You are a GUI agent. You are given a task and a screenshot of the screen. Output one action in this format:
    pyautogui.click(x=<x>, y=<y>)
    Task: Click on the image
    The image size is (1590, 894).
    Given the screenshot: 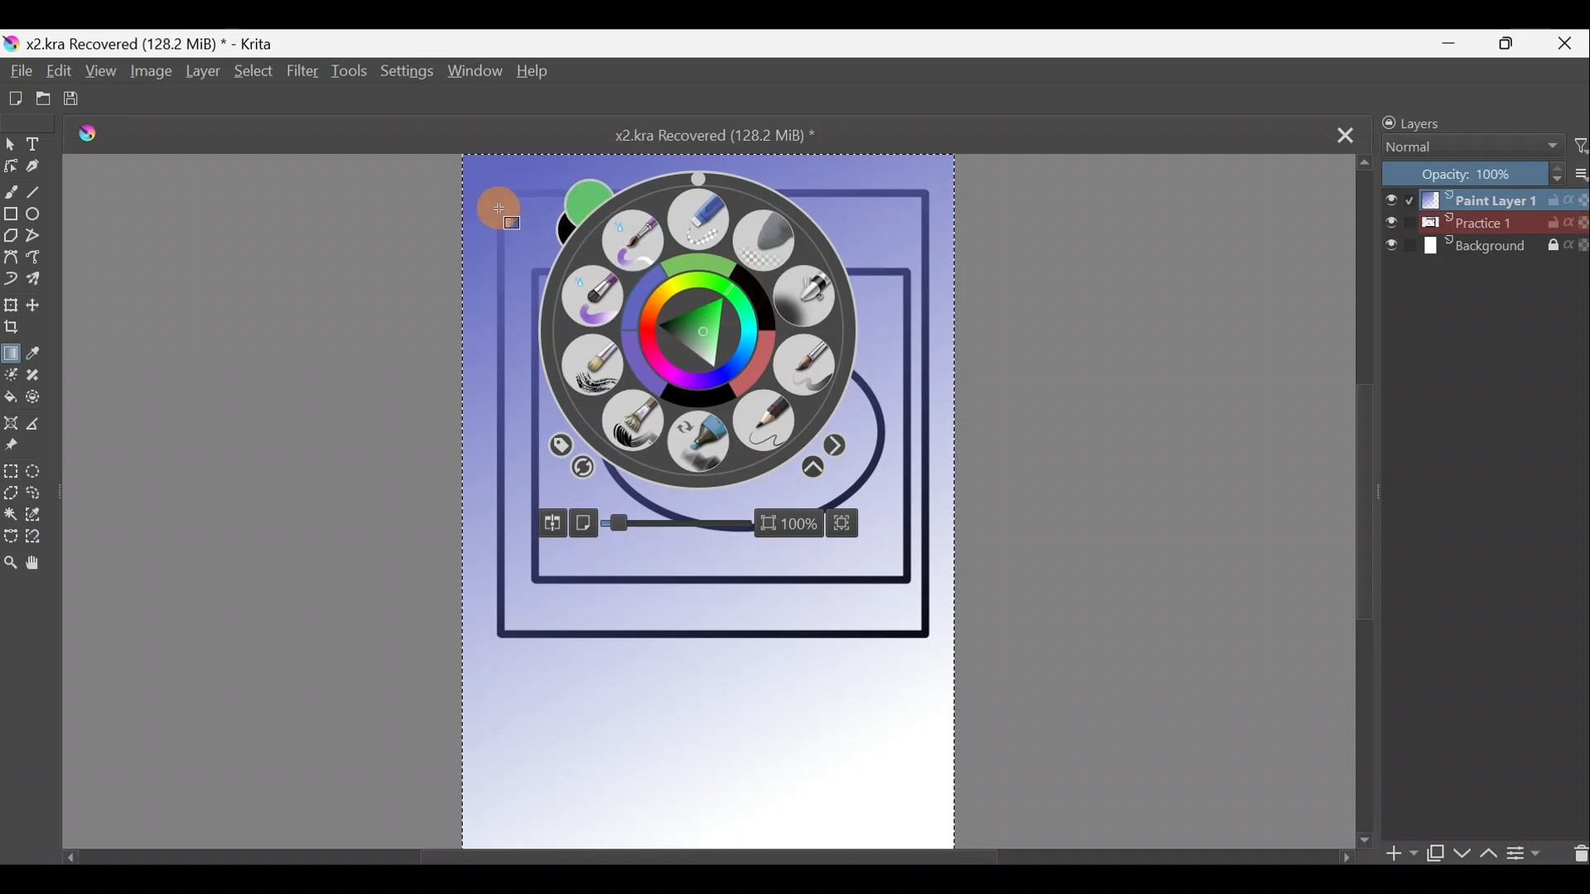 What is the action you would take?
    pyautogui.click(x=492, y=409)
    